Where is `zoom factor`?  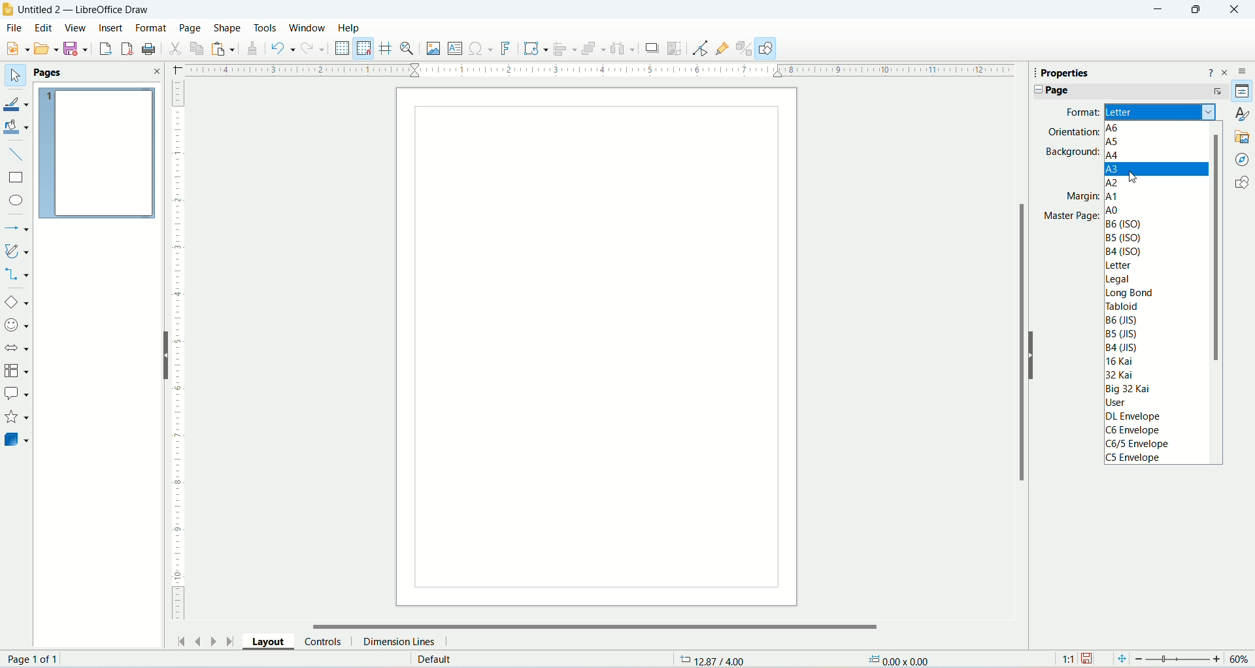
zoom factor is located at coordinates (1194, 659).